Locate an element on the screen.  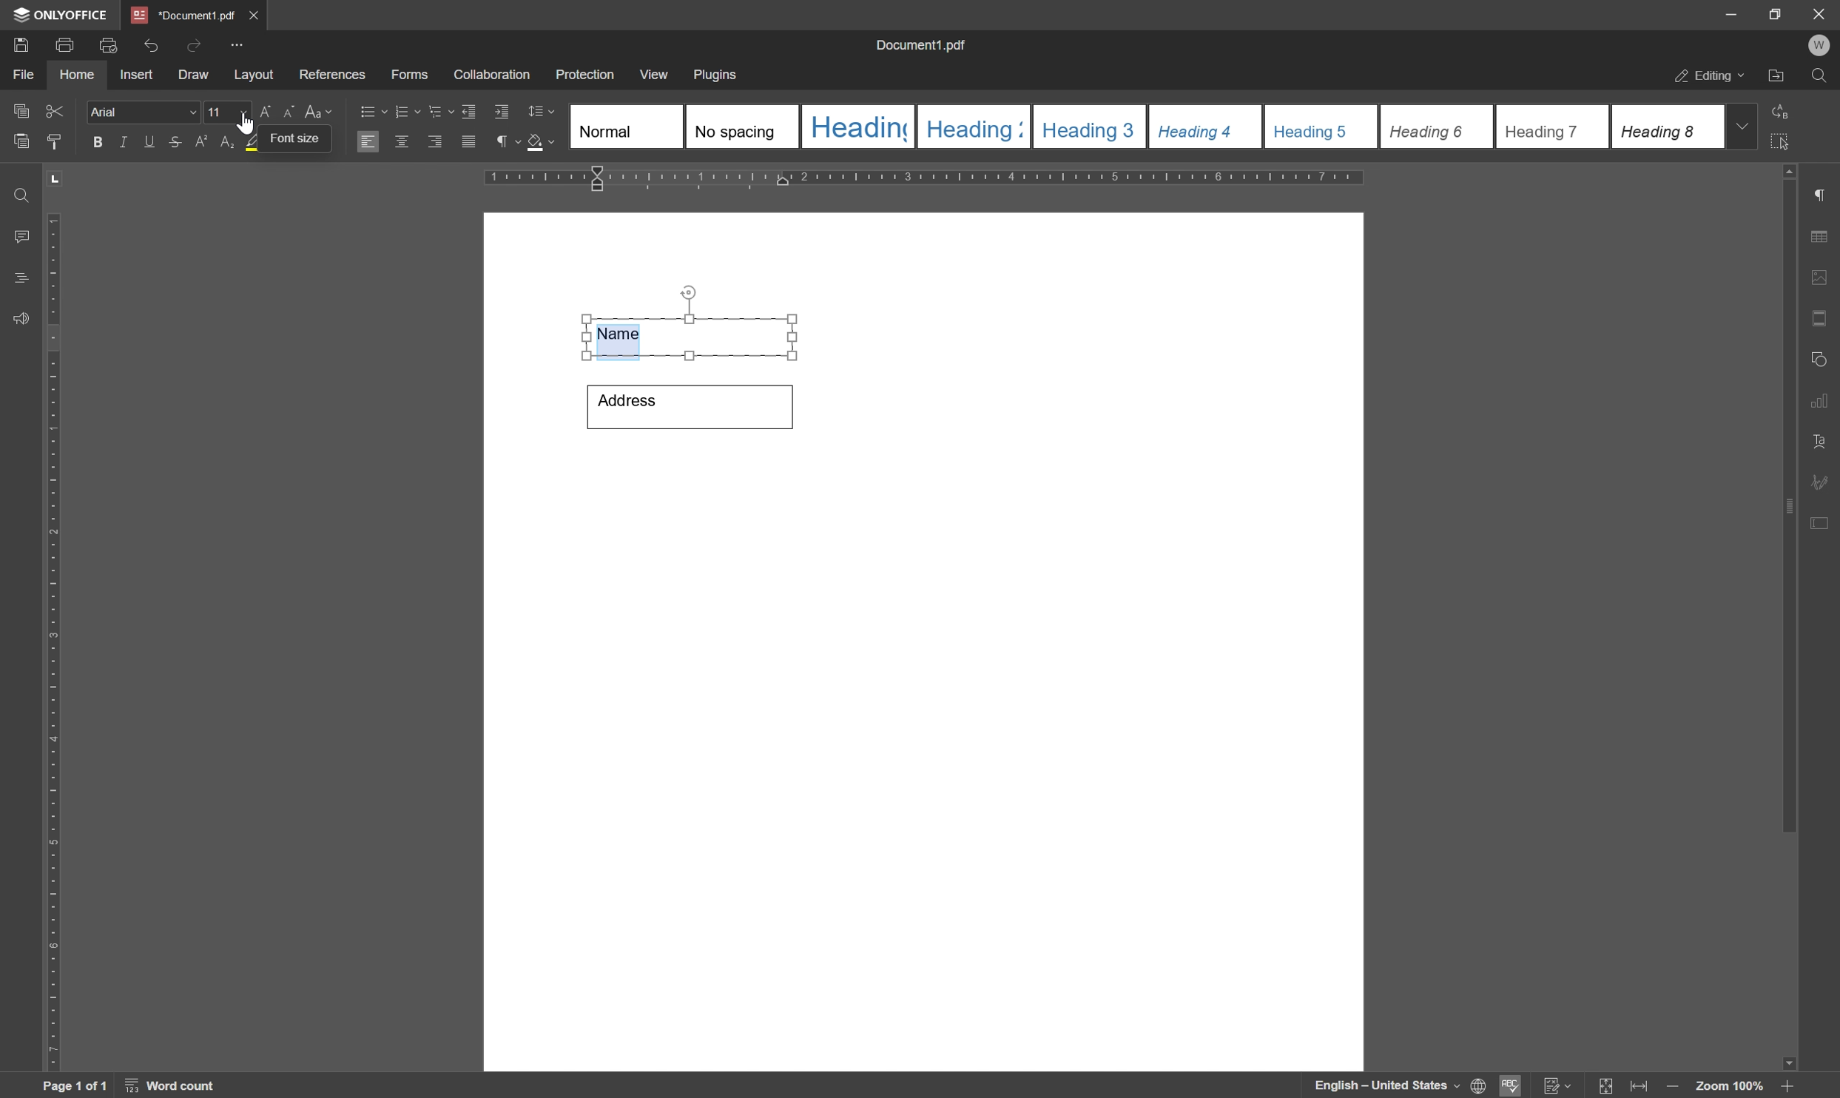
page 1 of 1 is located at coordinates (74, 1086).